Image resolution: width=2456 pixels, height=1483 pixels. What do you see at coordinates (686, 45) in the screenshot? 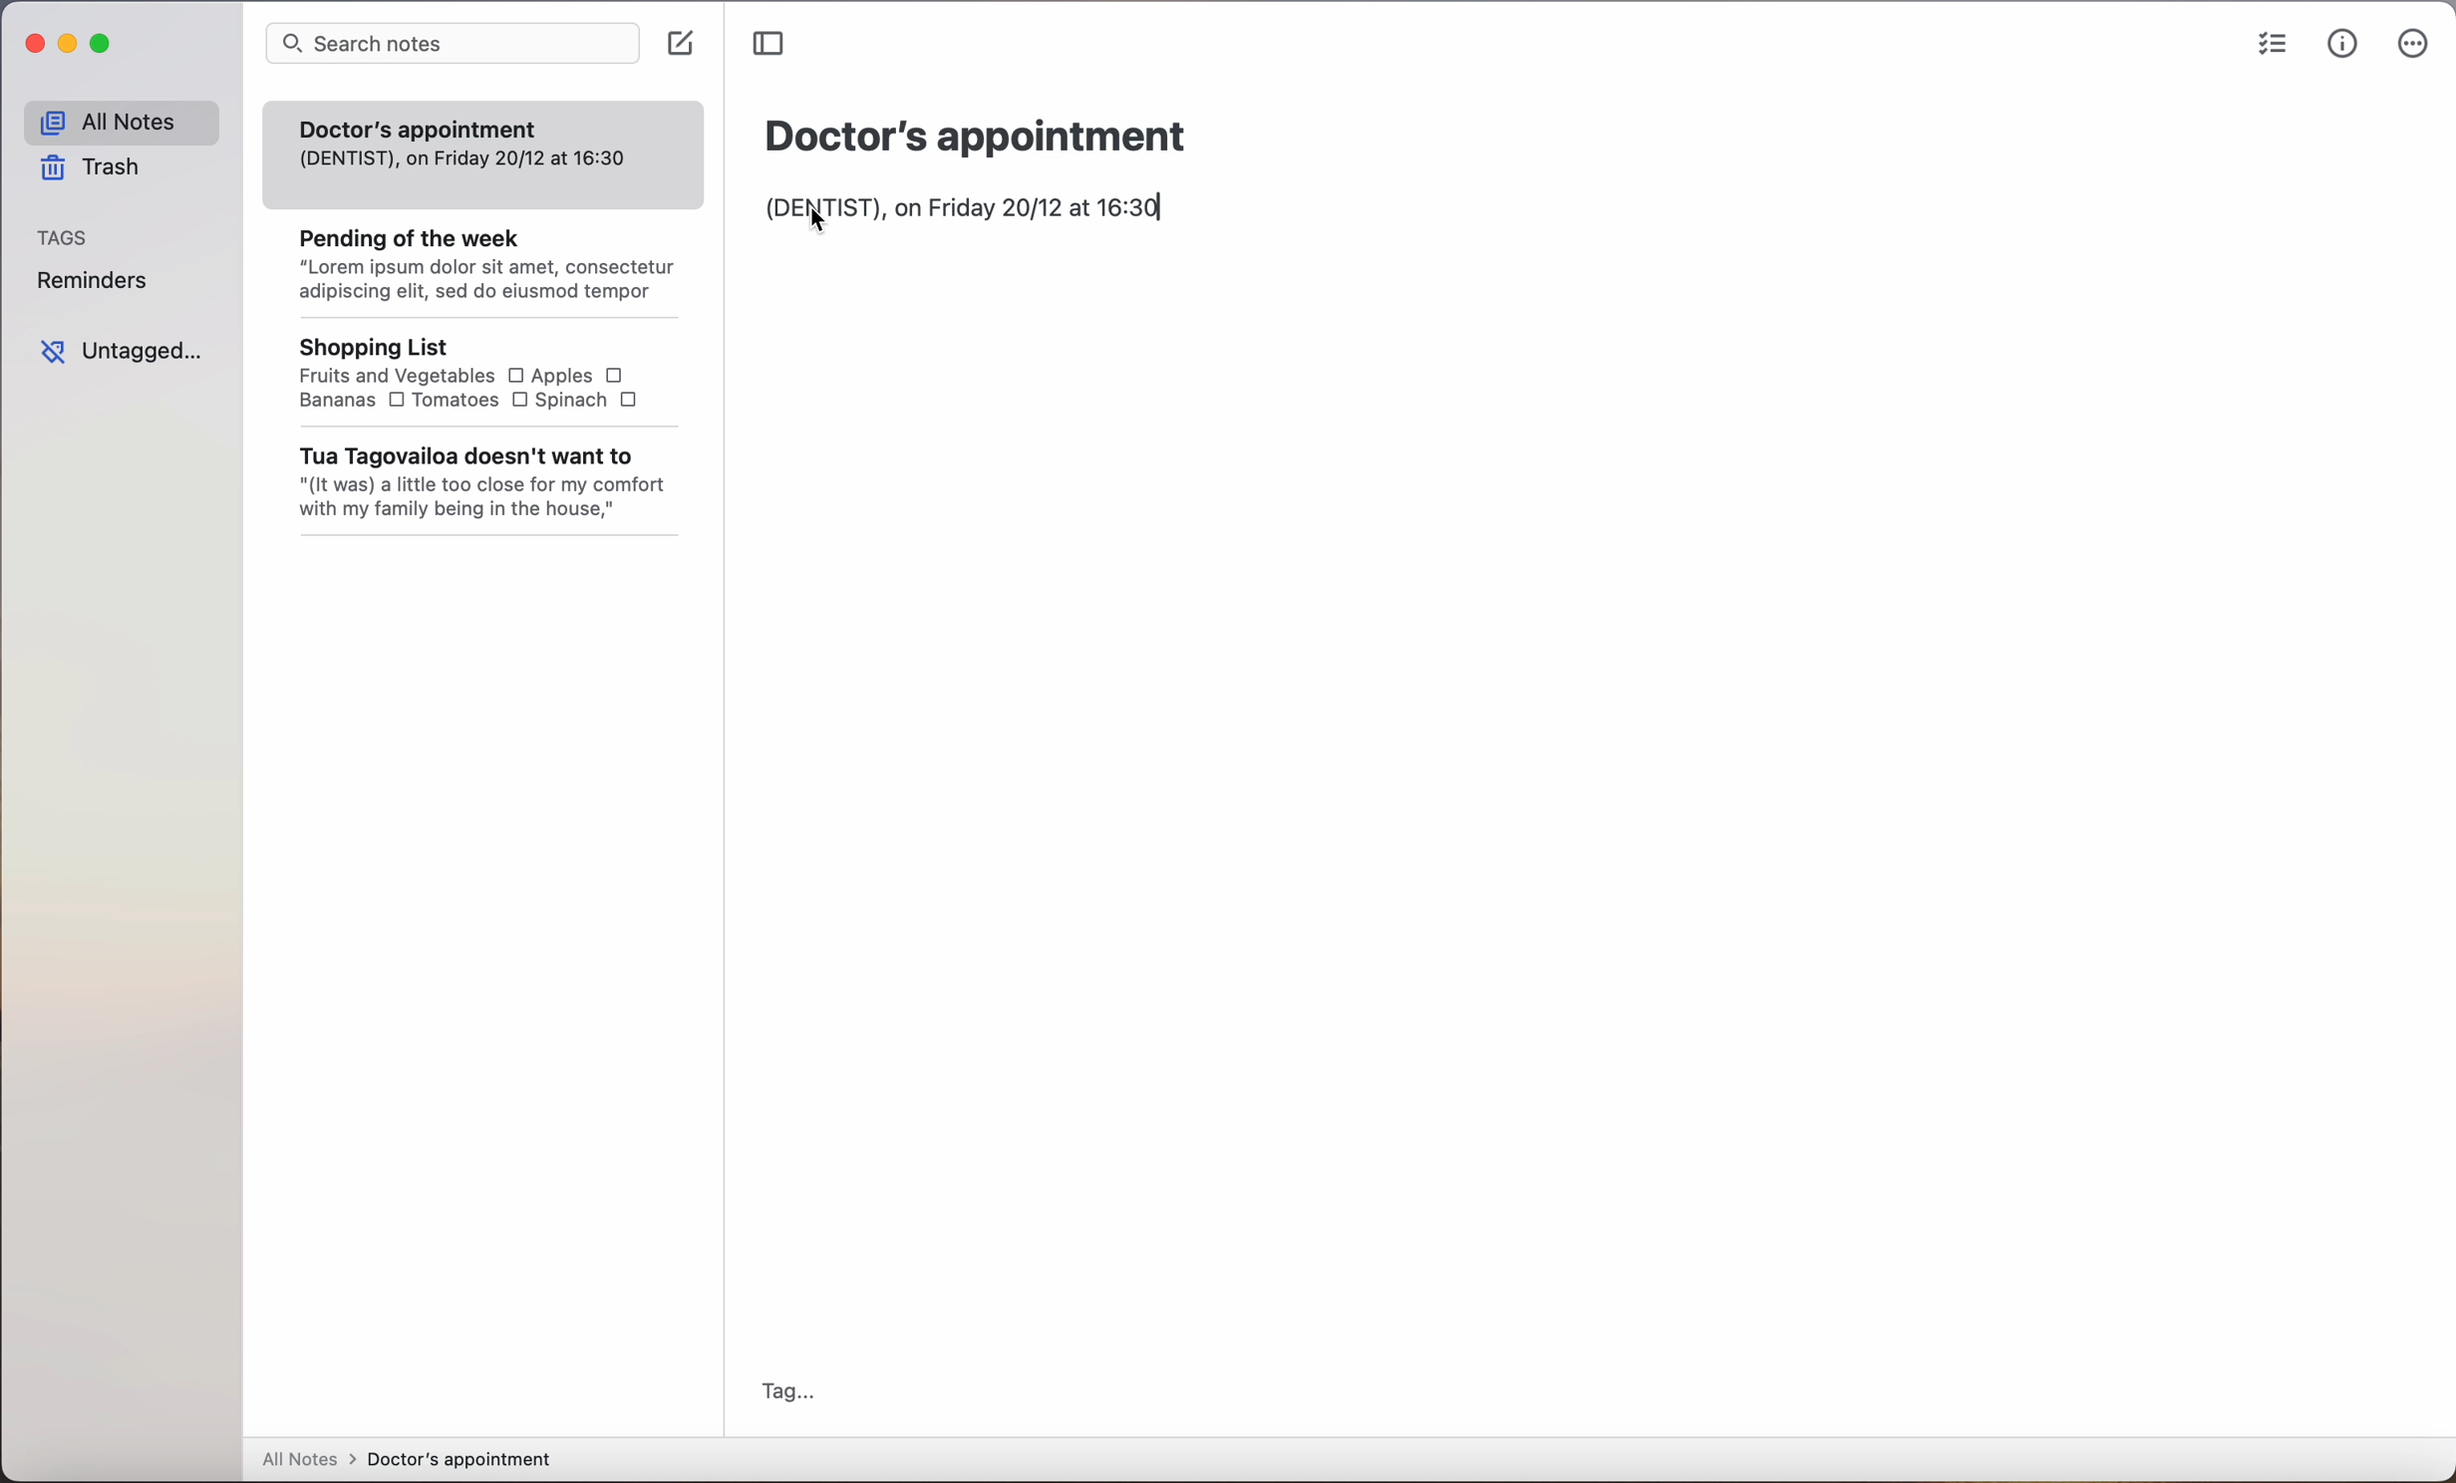
I see `create note` at bounding box center [686, 45].